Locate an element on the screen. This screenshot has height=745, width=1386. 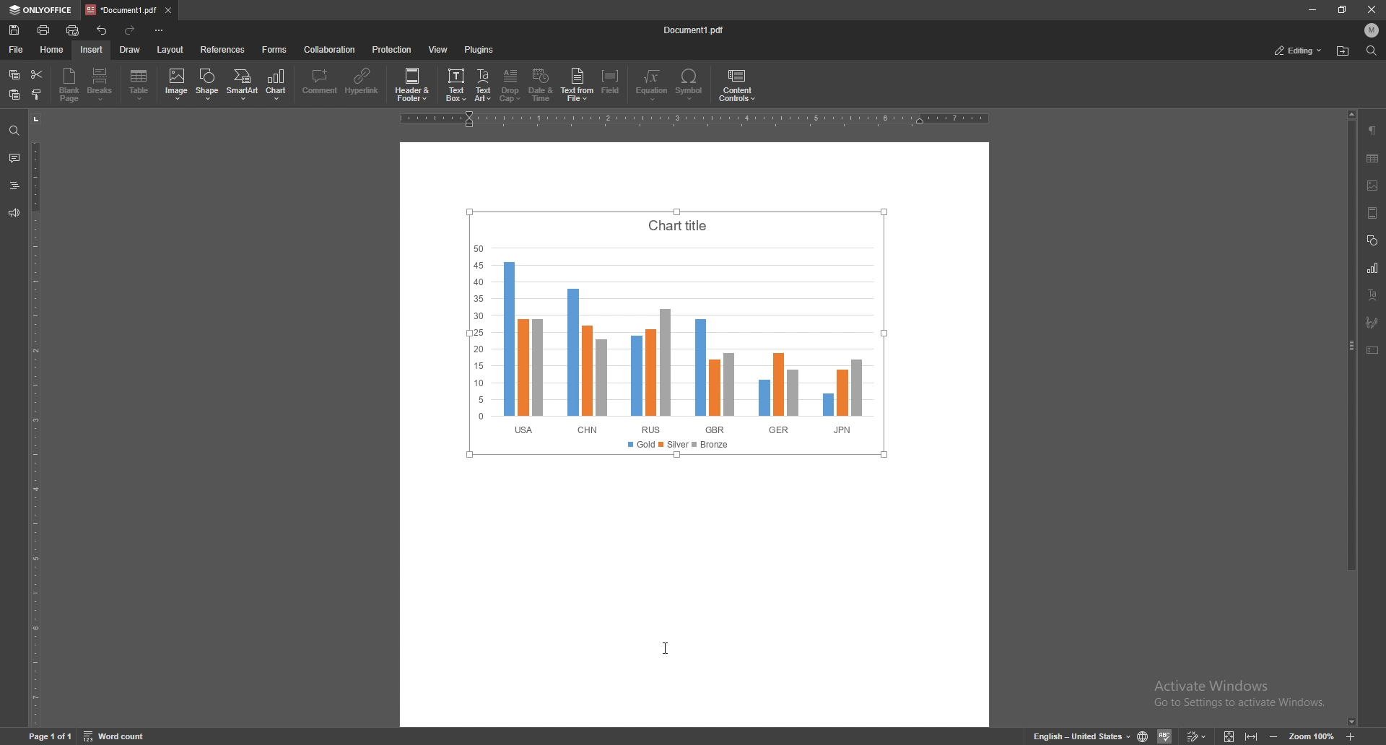
table is located at coordinates (139, 85).